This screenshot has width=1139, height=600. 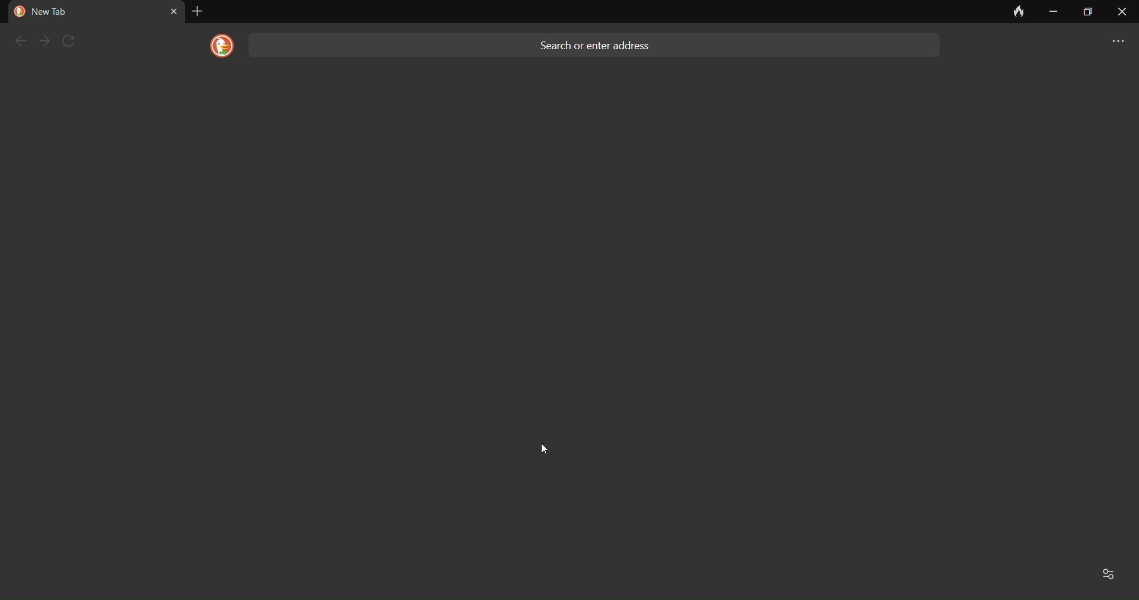 What do you see at coordinates (1111, 573) in the screenshot?
I see `Favorites and recent activity` at bounding box center [1111, 573].